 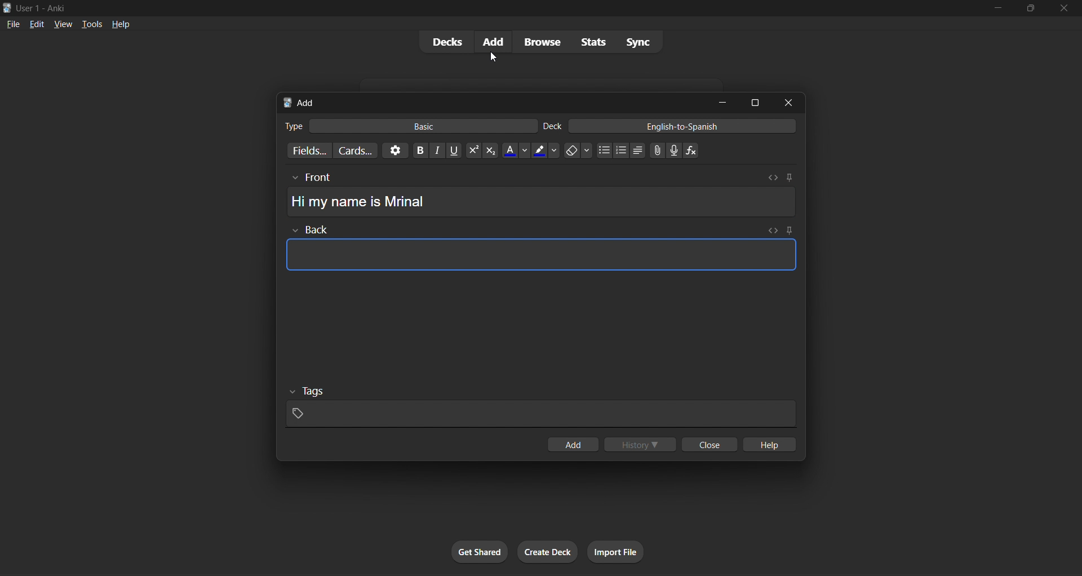 I want to click on edit, so click(x=34, y=22).